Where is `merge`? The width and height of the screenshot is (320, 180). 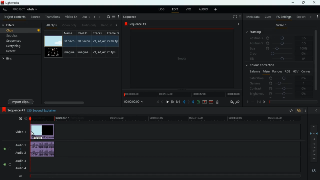
merge is located at coordinates (212, 102).